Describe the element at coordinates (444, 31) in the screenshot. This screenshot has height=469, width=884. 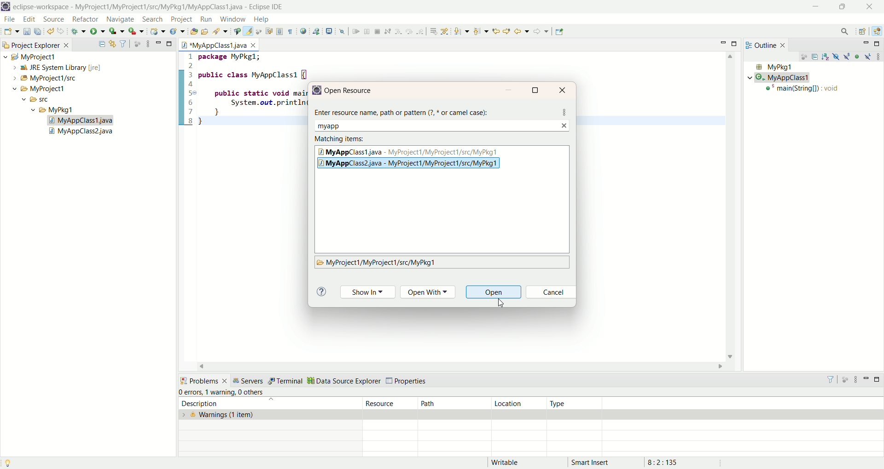
I see `use step filters` at that location.